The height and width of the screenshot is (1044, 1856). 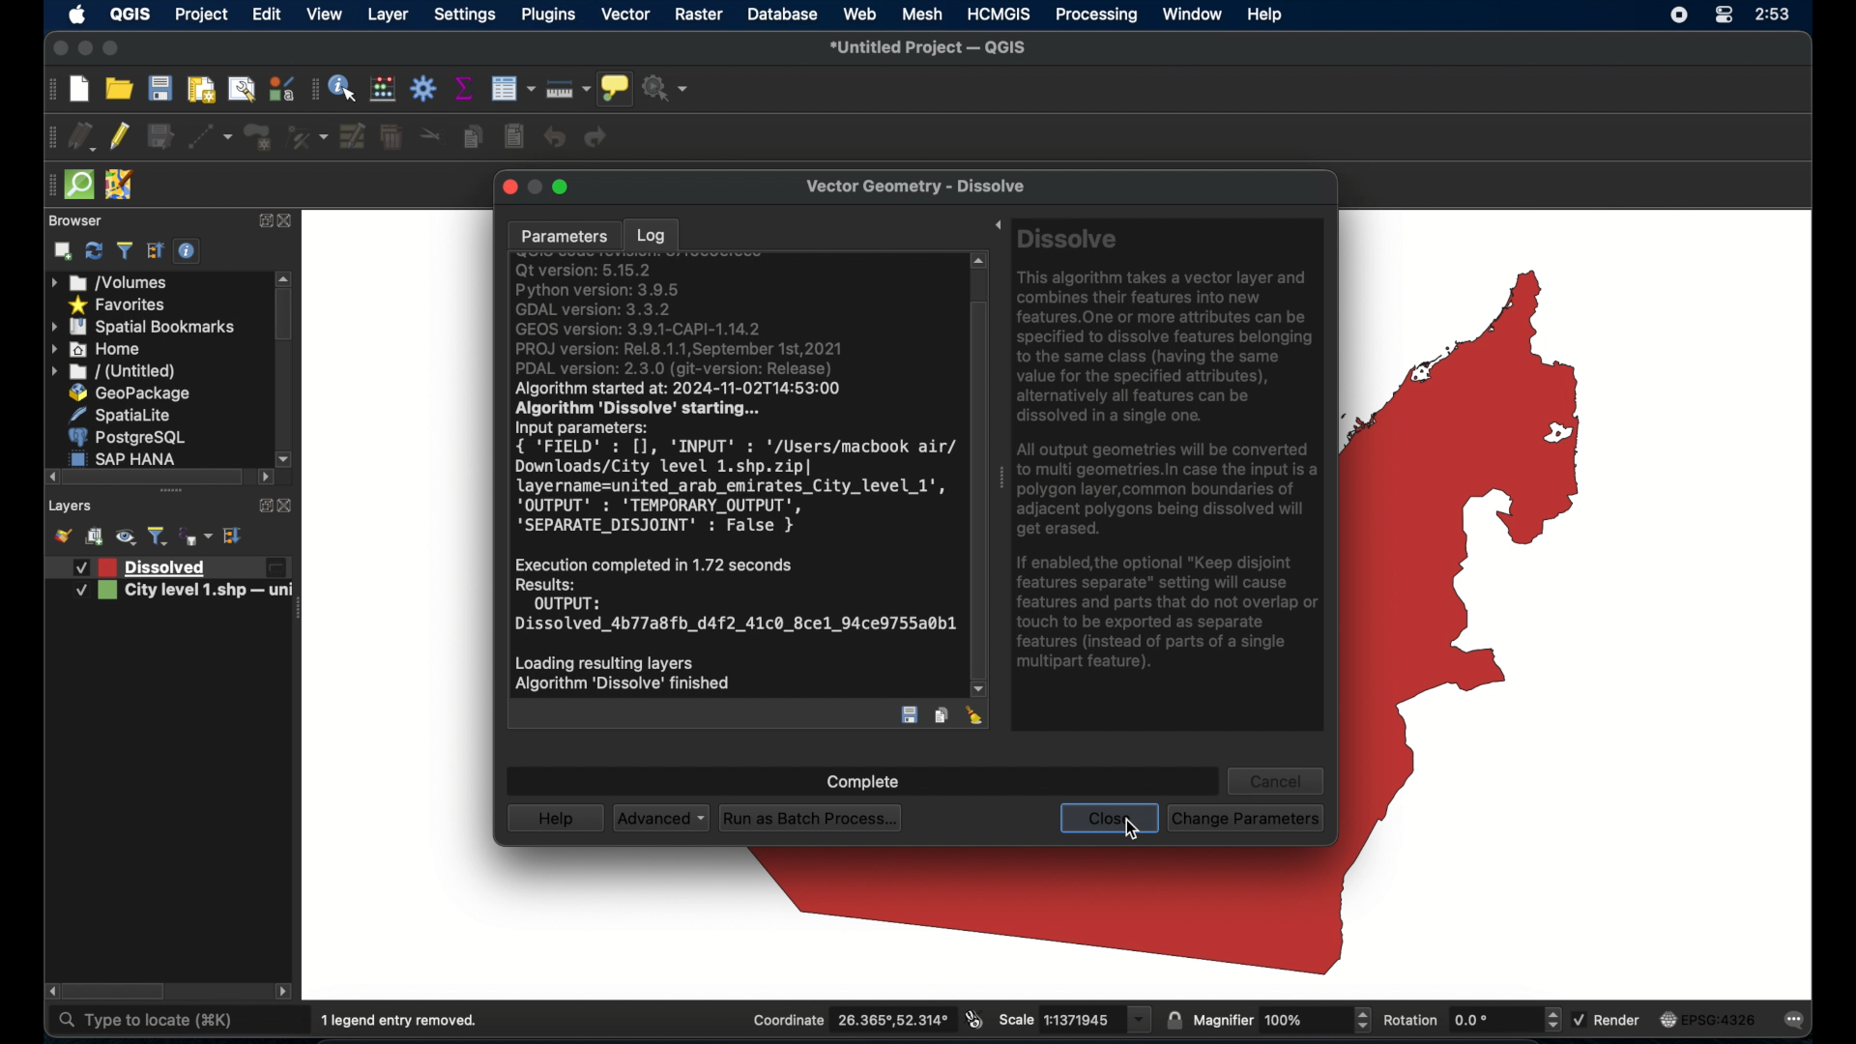 What do you see at coordinates (910, 717) in the screenshot?
I see `save log entry` at bounding box center [910, 717].